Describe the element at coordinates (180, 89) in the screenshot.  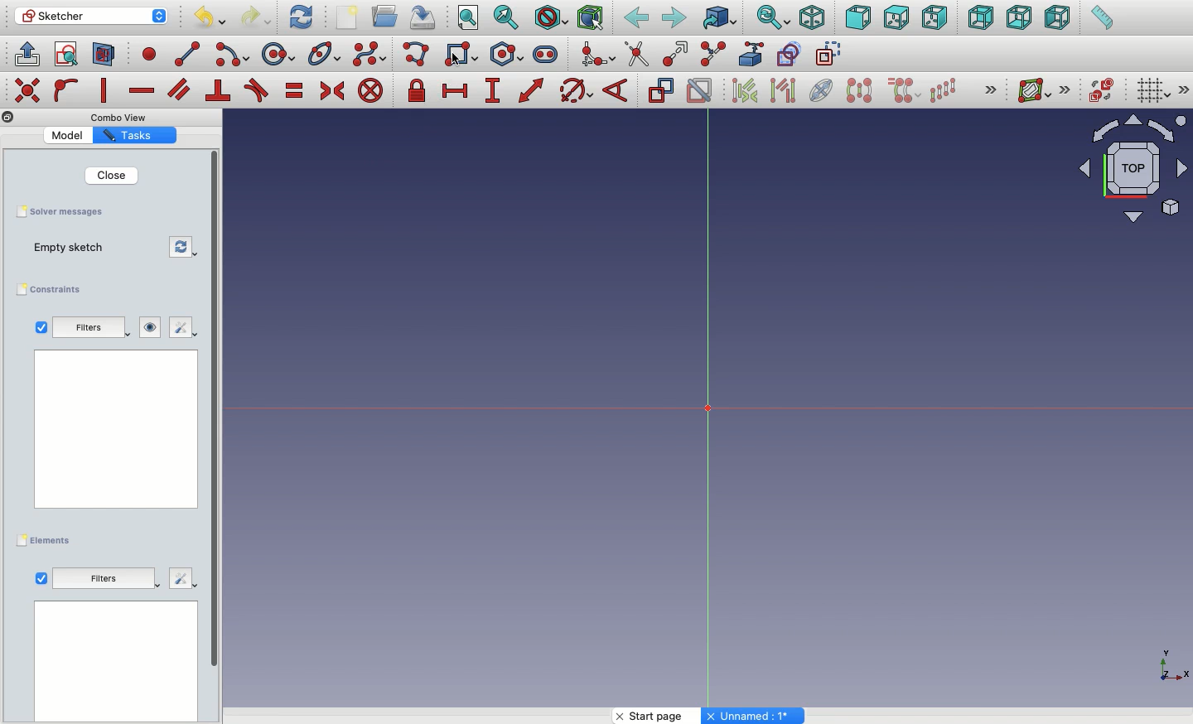
I see `constrain parallel` at that location.